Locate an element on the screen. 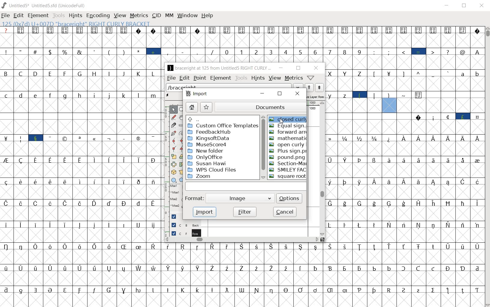 The height and width of the screenshot is (307, 490). rectangle or ellipse is located at coordinates (173, 180).